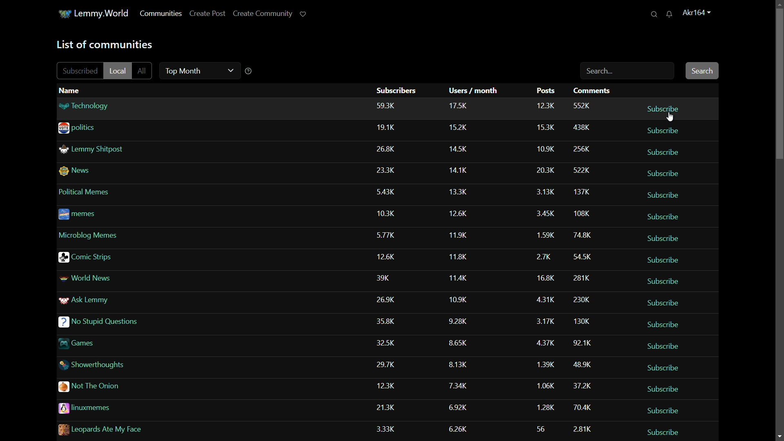 The height and width of the screenshot is (441, 784). I want to click on subscribers, so click(389, 170).